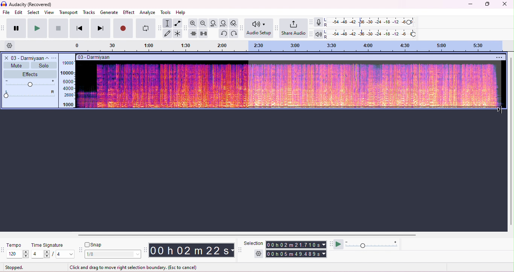 This screenshot has height=272, width=514. Describe the element at coordinates (53, 254) in the screenshot. I see `select time signature` at that location.